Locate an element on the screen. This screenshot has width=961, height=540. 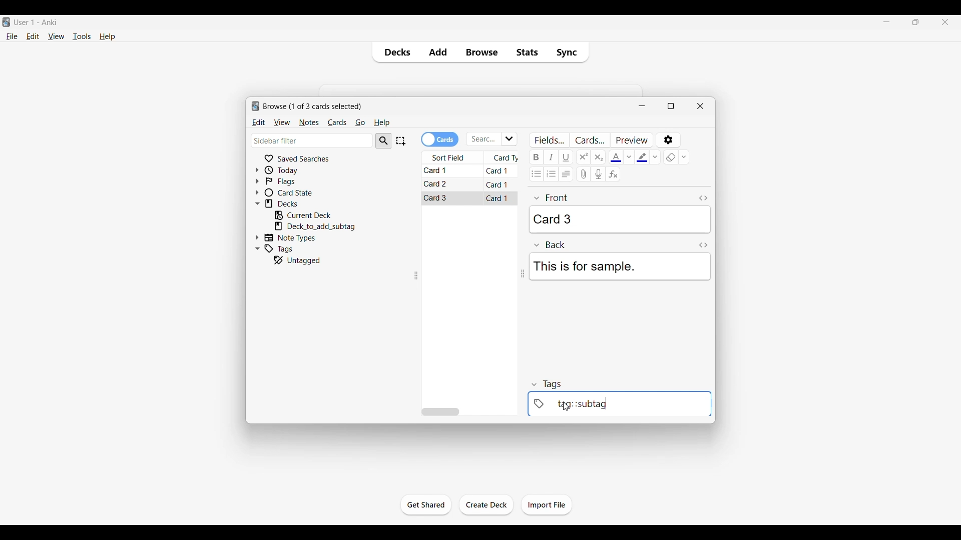
Toggle HTML editor is located at coordinates (703, 245).